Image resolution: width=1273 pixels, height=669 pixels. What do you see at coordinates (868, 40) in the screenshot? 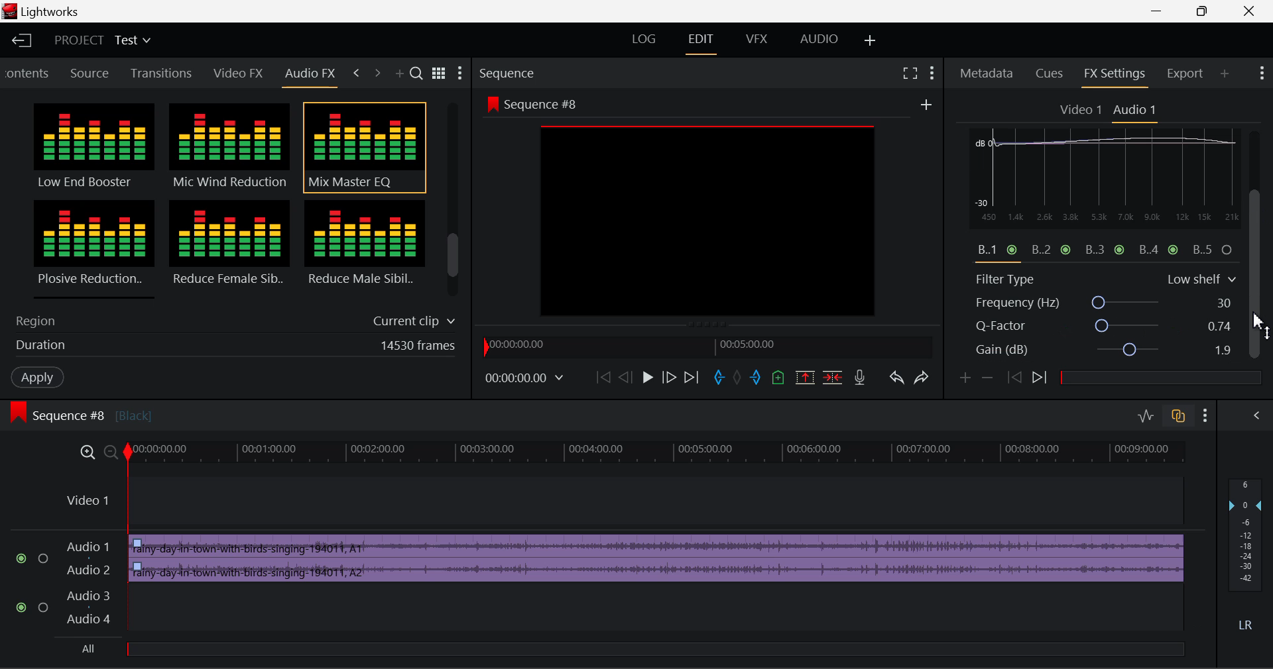
I see `Add Layout` at bounding box center [868, 40].